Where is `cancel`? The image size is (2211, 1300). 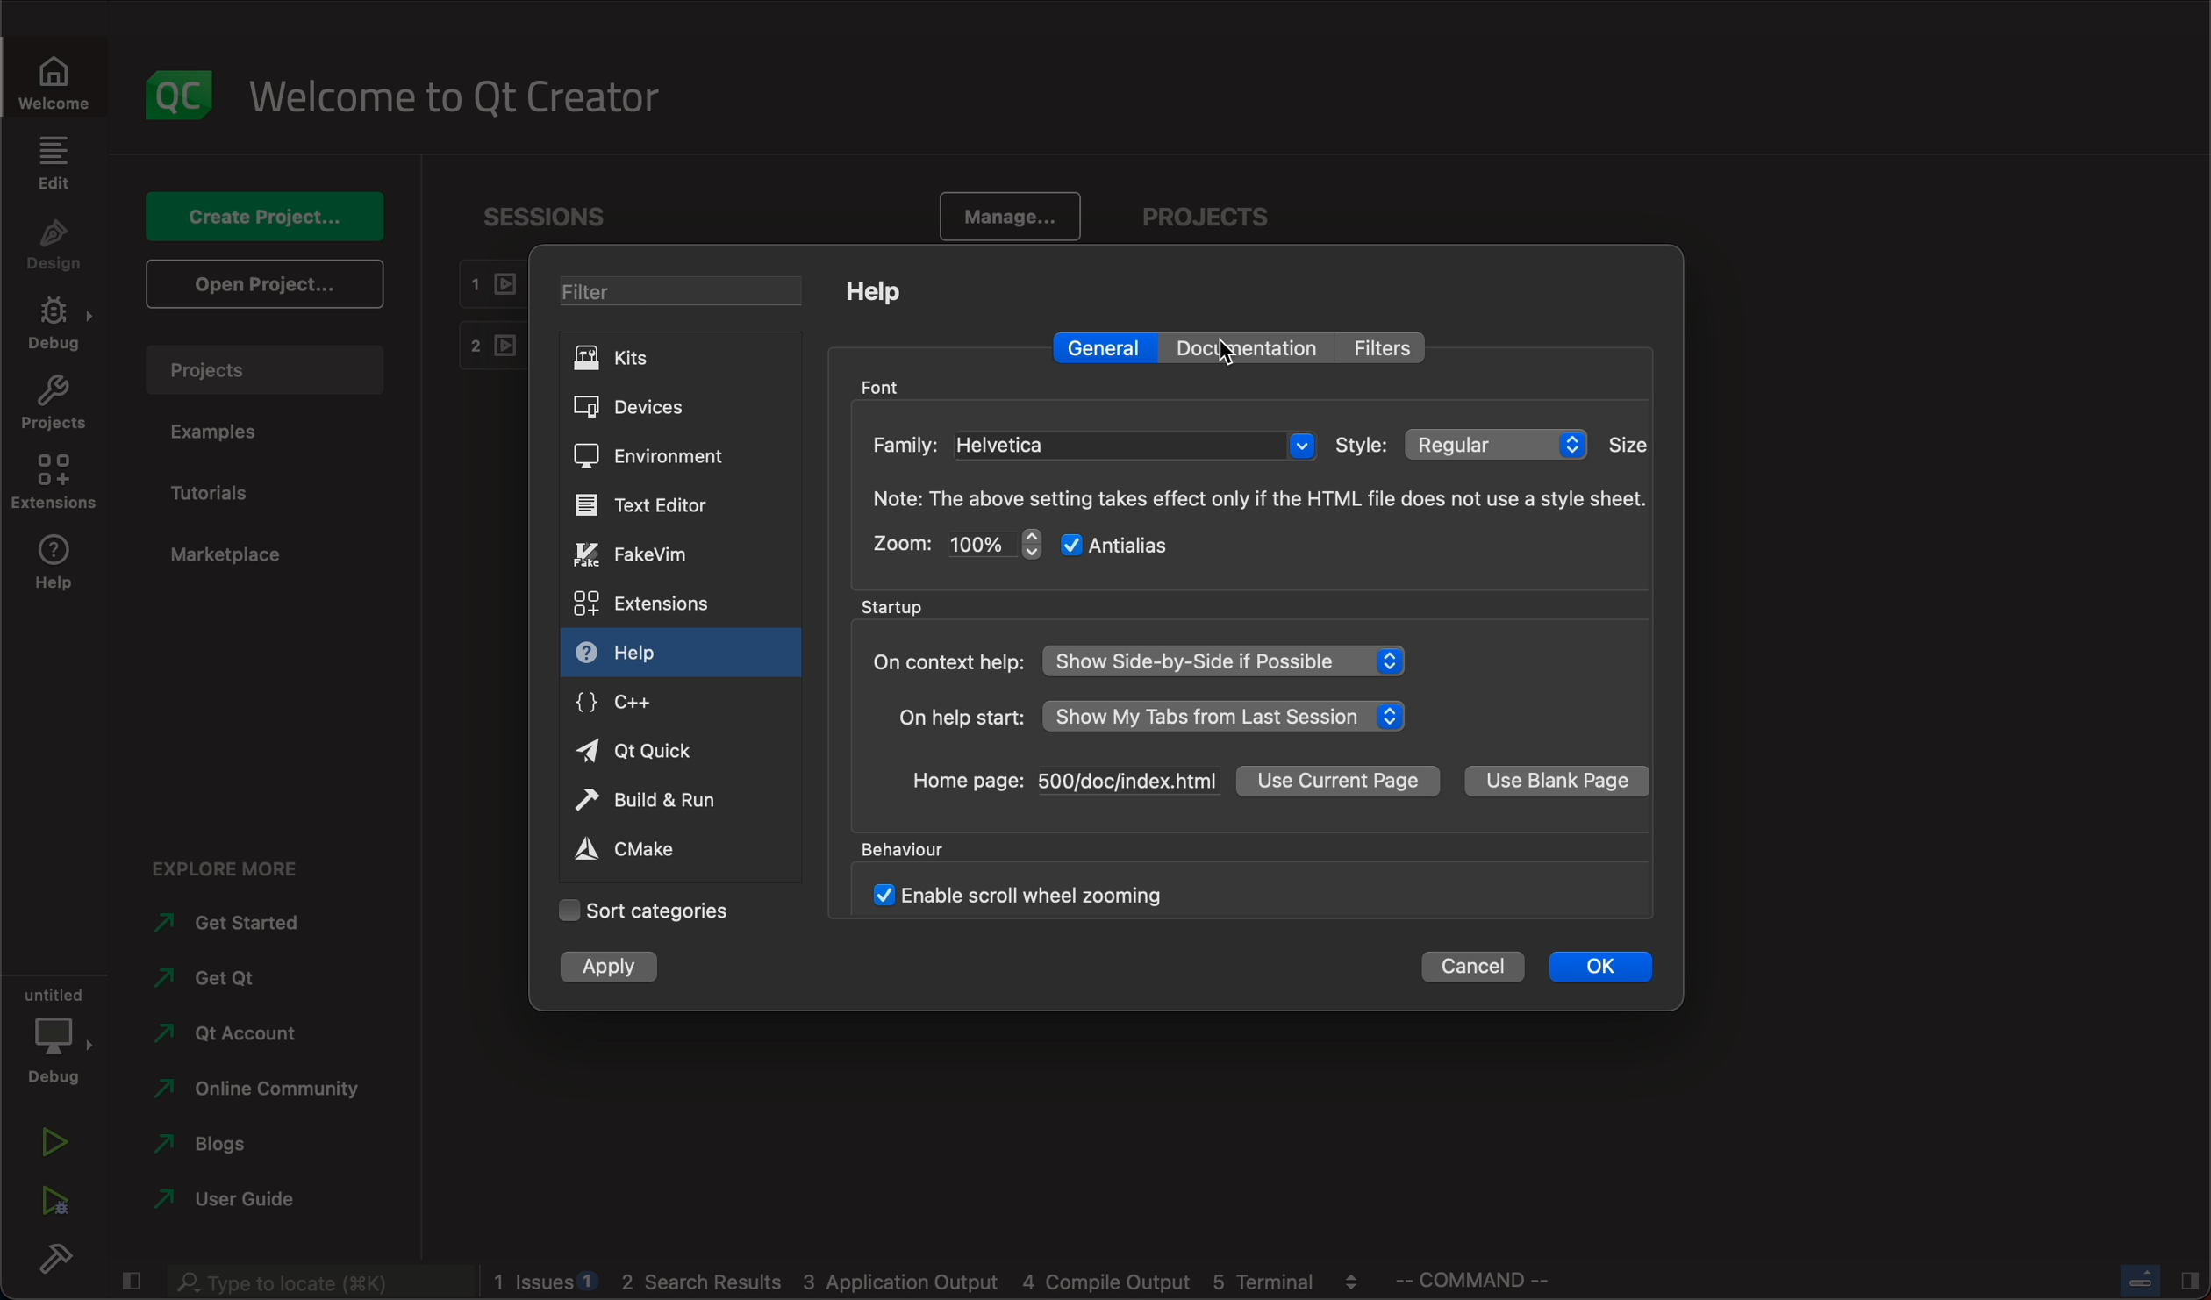
cancel is located at coordinates (1451, 966).